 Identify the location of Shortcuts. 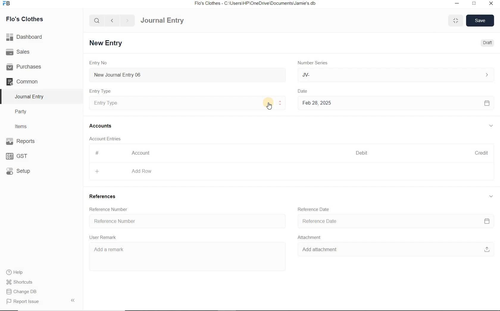
(20, 281).